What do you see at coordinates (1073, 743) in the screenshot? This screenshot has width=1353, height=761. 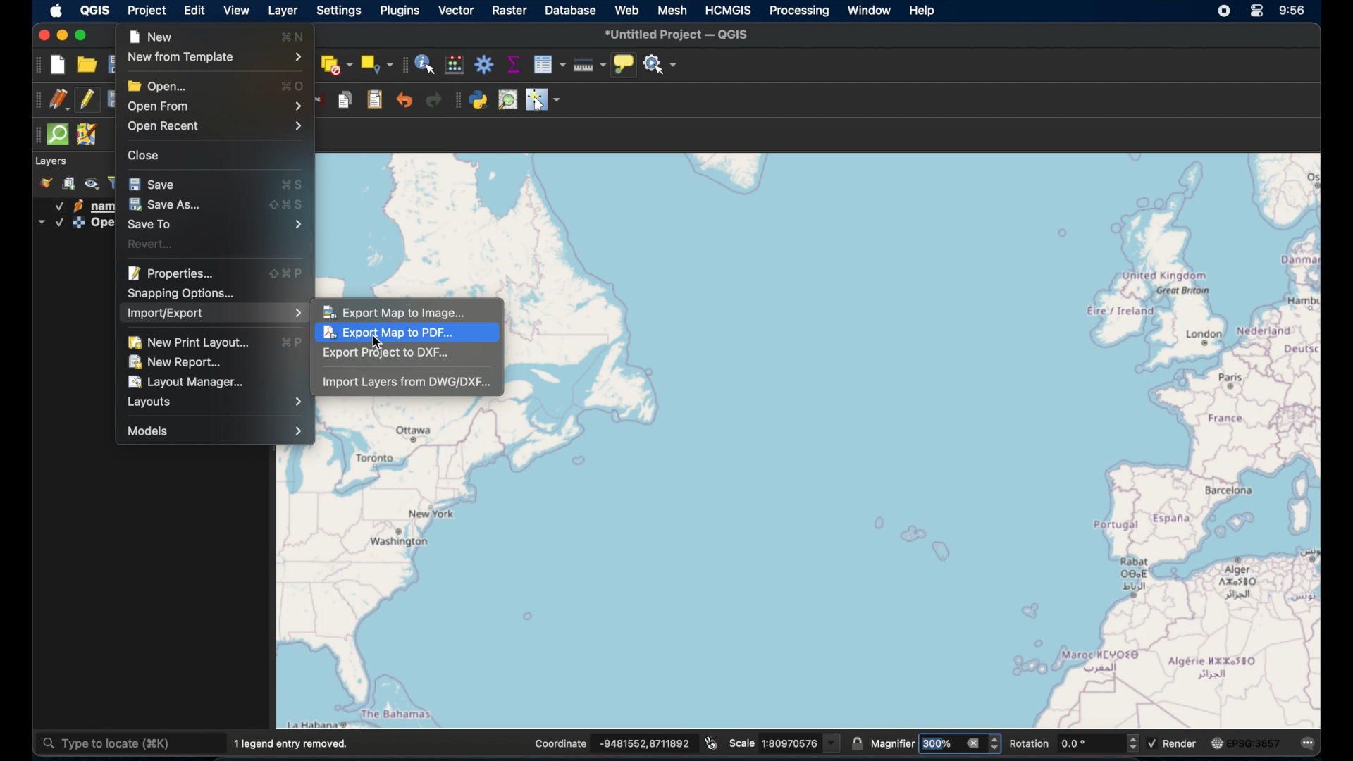 I see `rotation` at bounding box center [1073, 743].